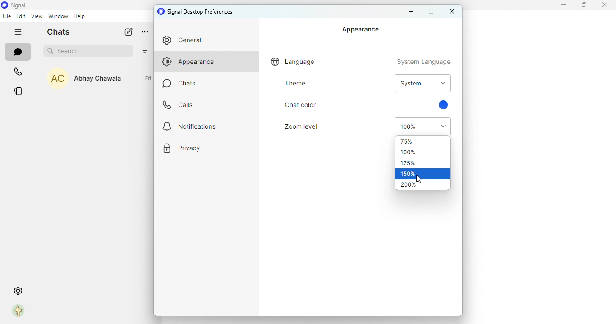 The image size is (616, 324). Describe the element at coordinates (412, 12) in the screenshot. I see `minimize` at that location.